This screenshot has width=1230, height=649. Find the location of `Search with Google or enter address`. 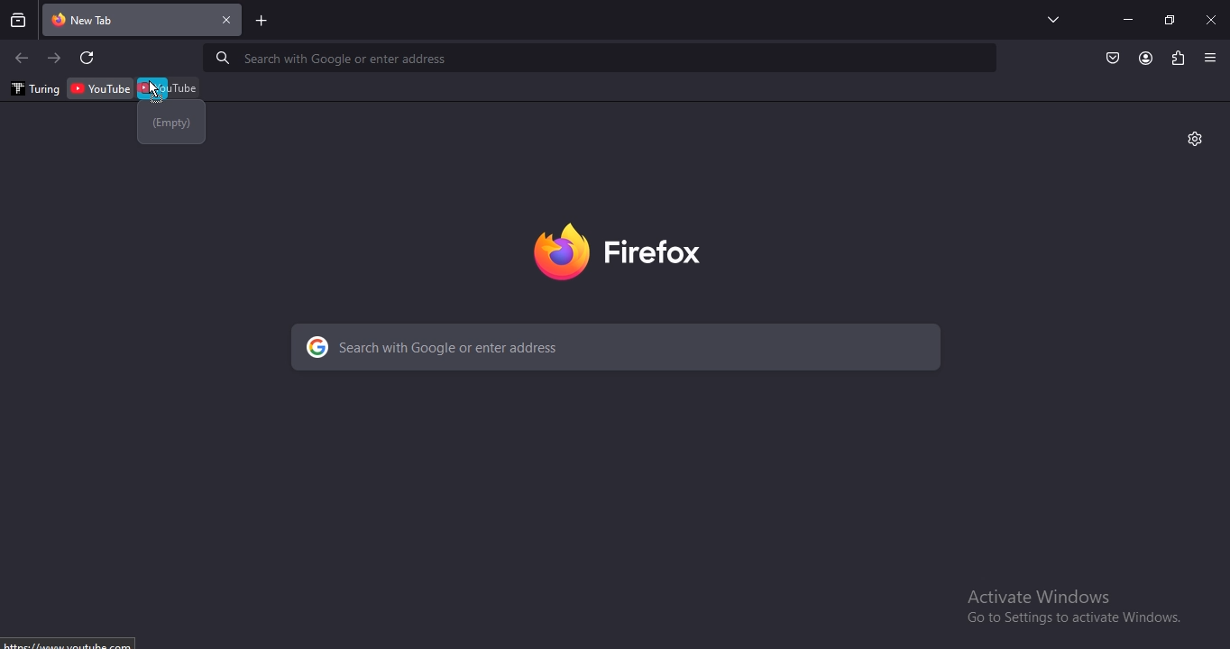

Search with Google or enter address is located at coordinates (329, 59).